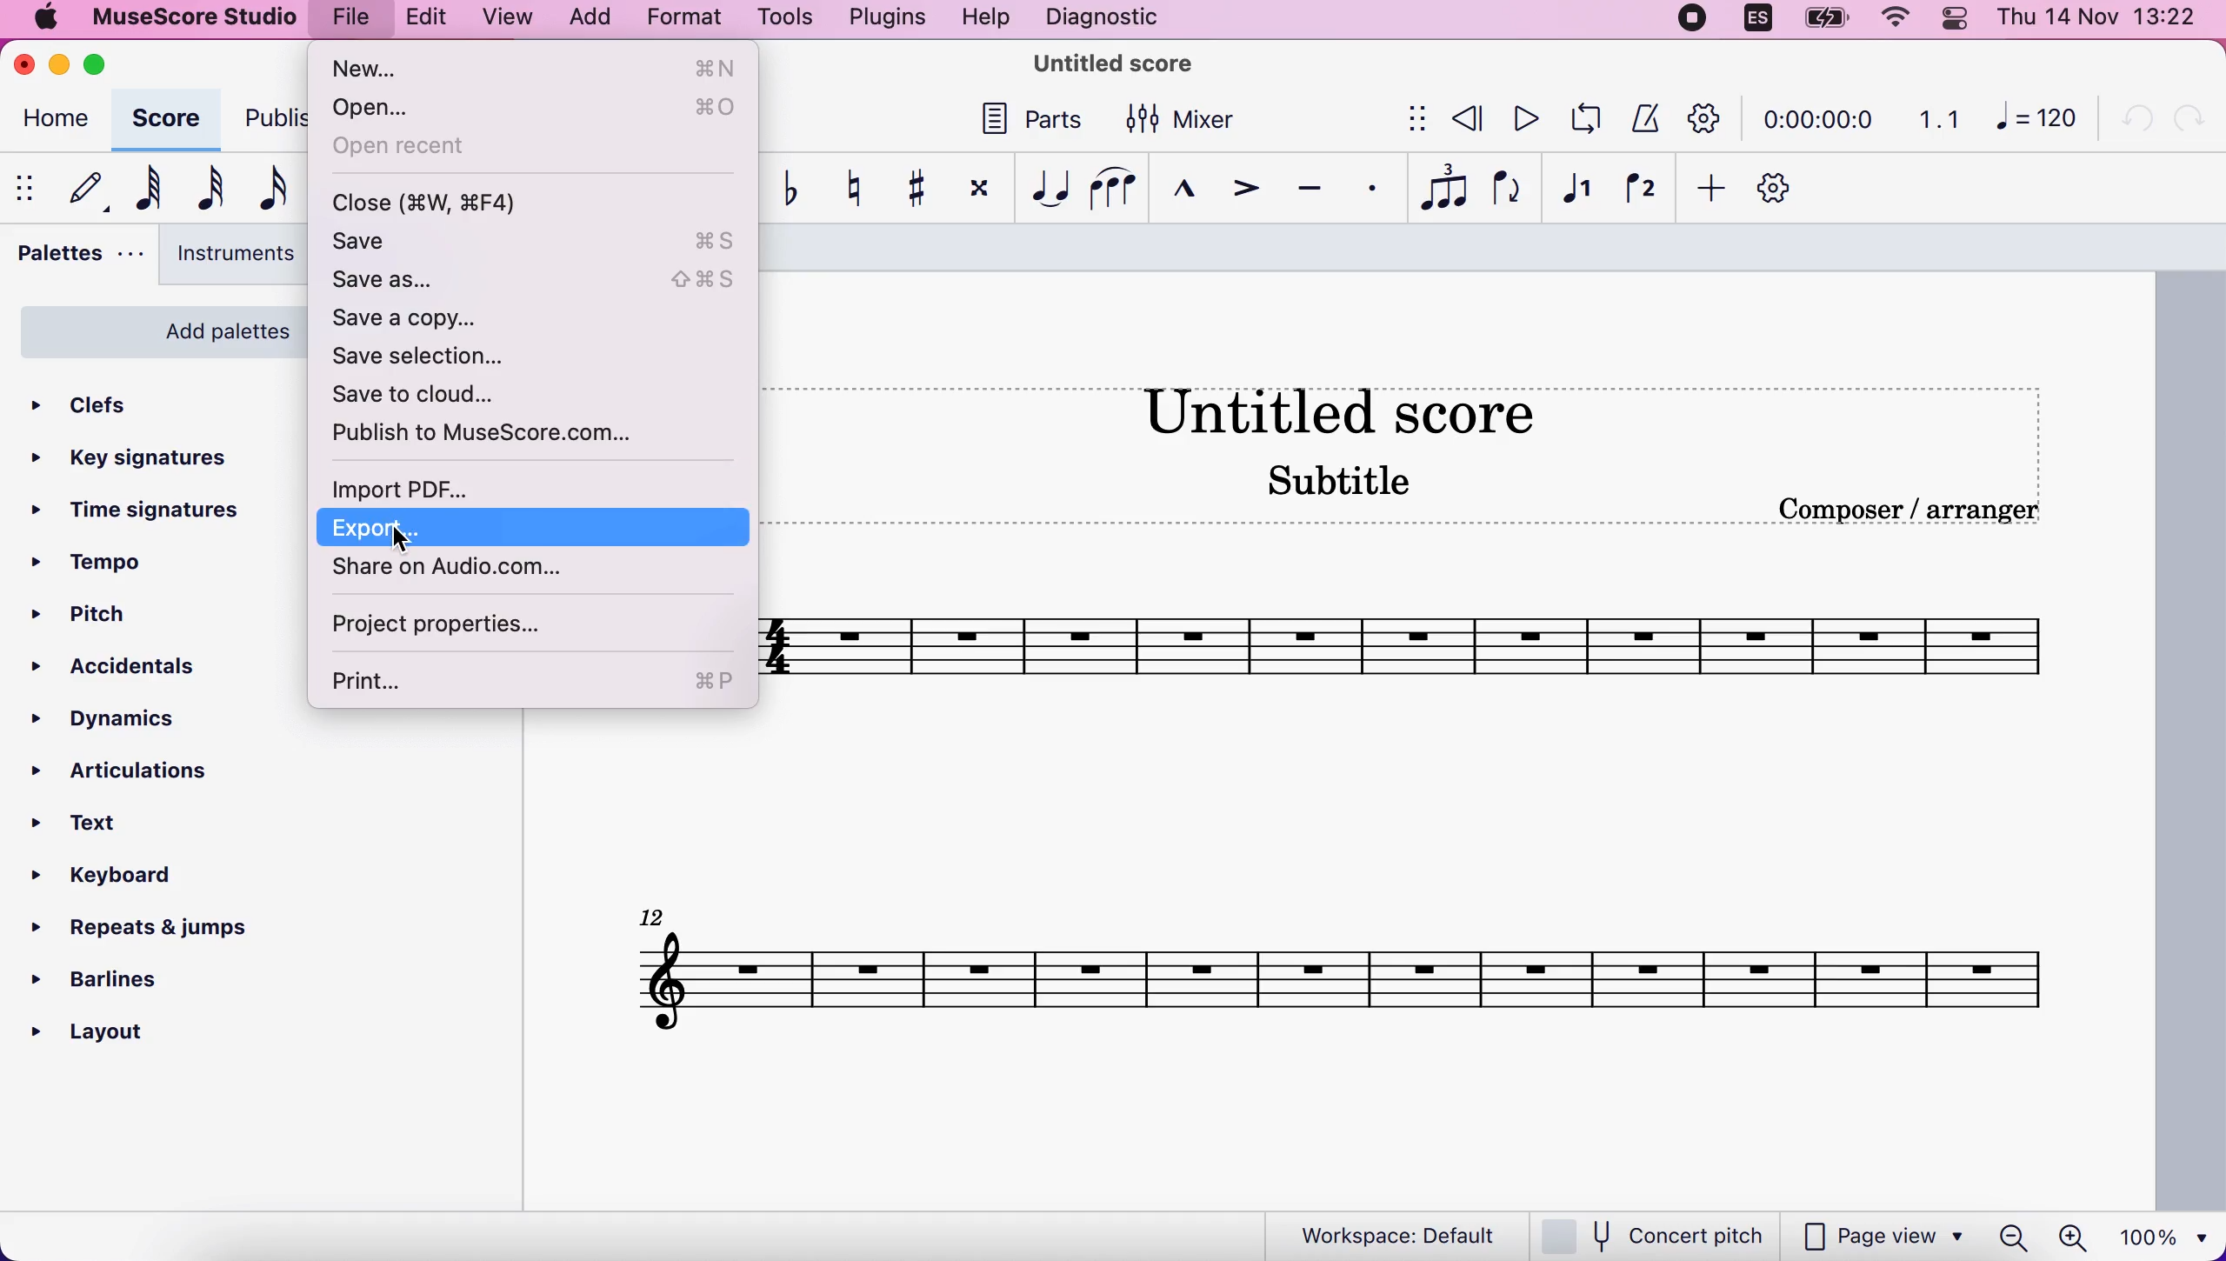  Describe the element at coordinates (75, 258) in the screenshot. I see `palettes` at that location.